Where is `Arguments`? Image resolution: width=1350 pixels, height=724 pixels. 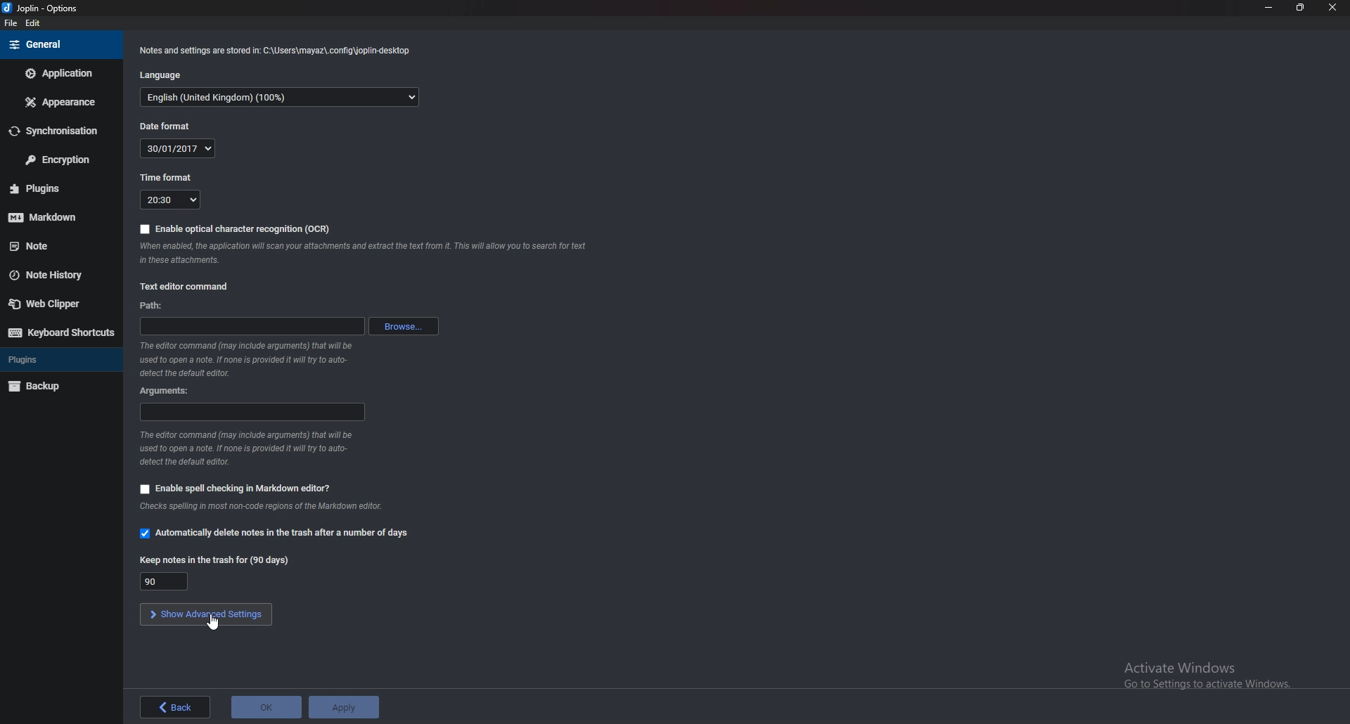
Arguments is located at coordinates (169, 391).